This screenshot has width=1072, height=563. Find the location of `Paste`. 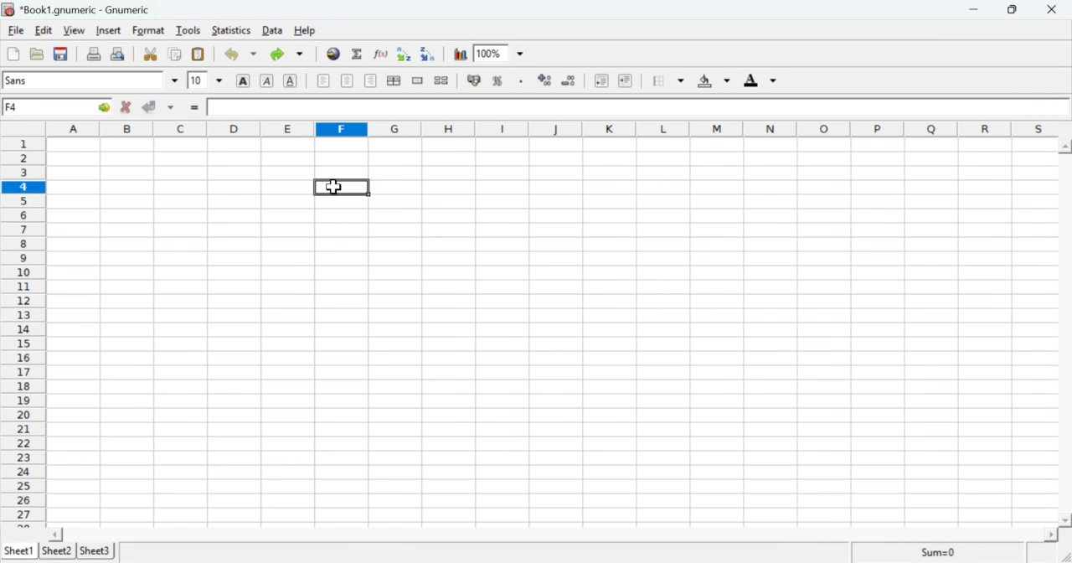

Paste is located at coordinates (199, 53).